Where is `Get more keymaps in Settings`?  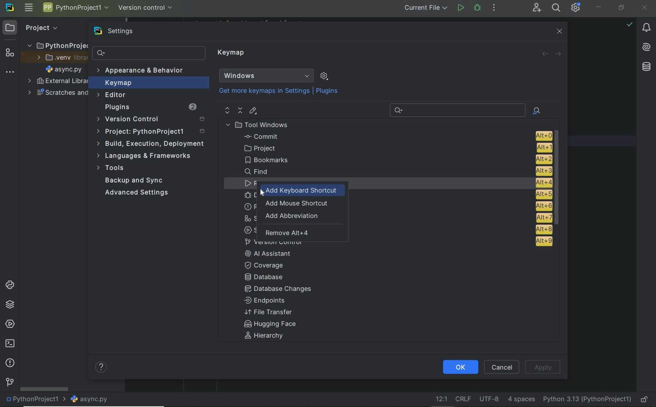
Get more keymaps in Settings is located at coordinates (261, 91).